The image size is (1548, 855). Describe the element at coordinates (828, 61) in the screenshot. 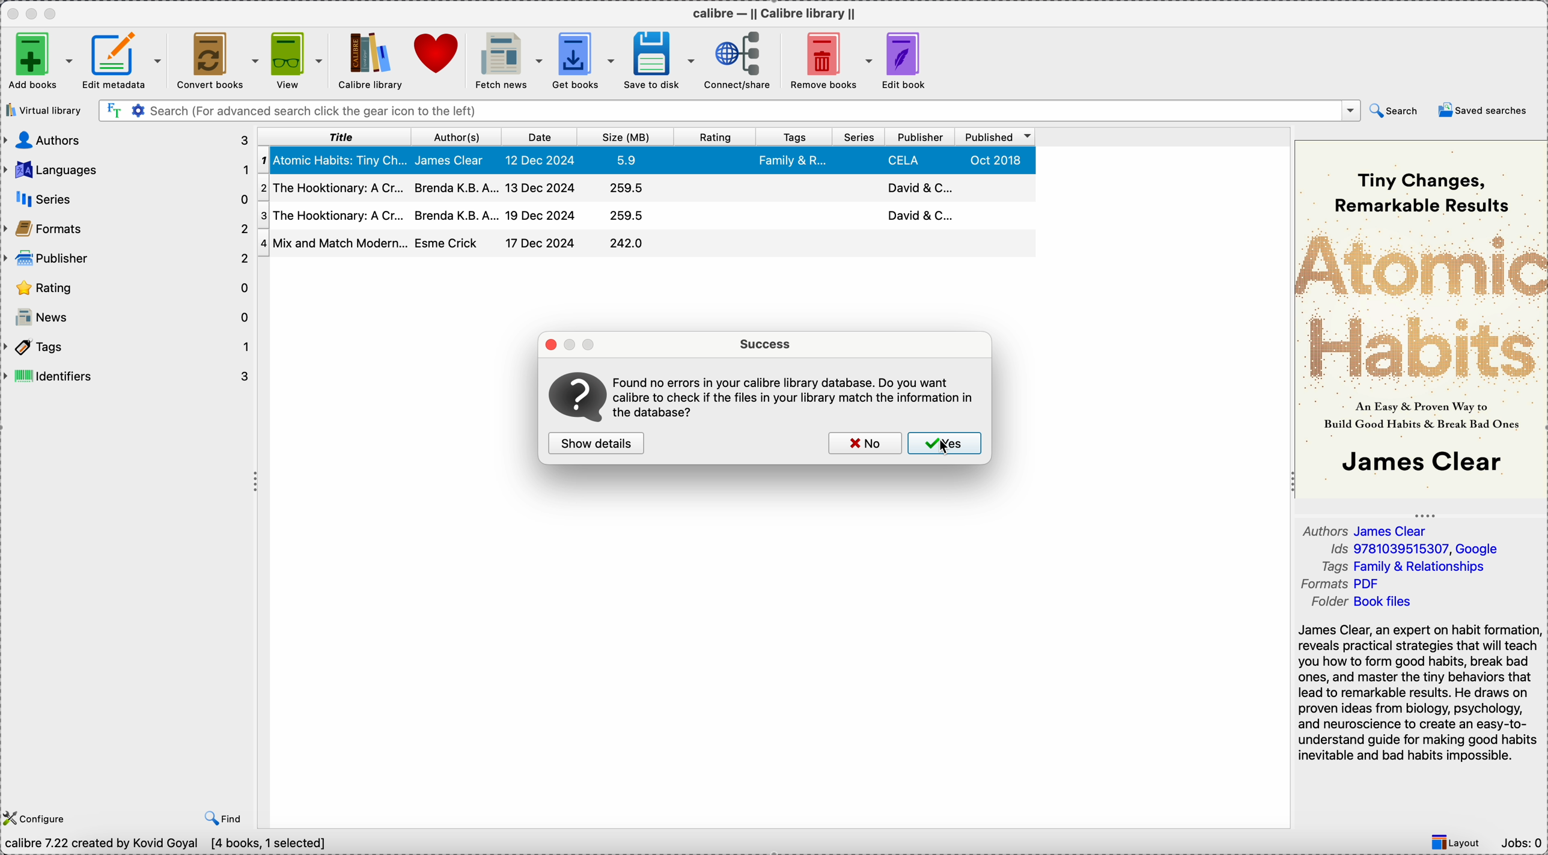

I see `remove books` at that location.